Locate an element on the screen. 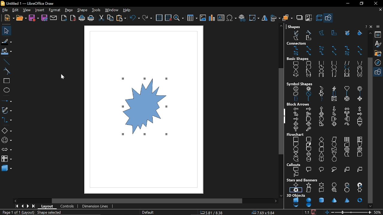 This screenshot has height=215, width=383. controls is located at coordinates (69, 206).